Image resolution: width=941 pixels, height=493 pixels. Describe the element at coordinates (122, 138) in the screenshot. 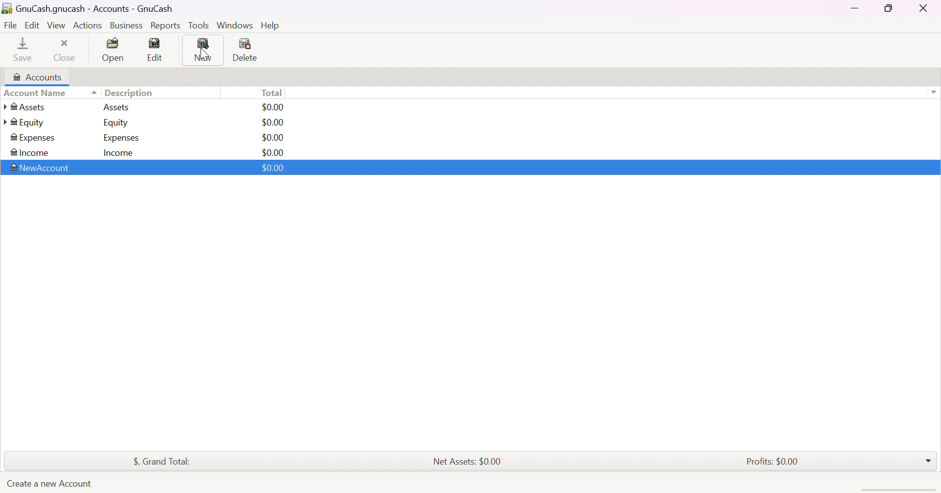

I see `Expenses` at that location.